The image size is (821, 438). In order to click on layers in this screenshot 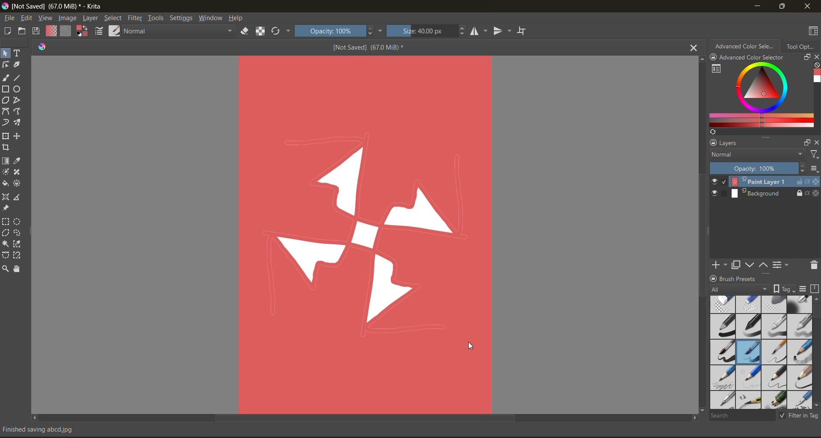, I will do `click(753, 144)`.